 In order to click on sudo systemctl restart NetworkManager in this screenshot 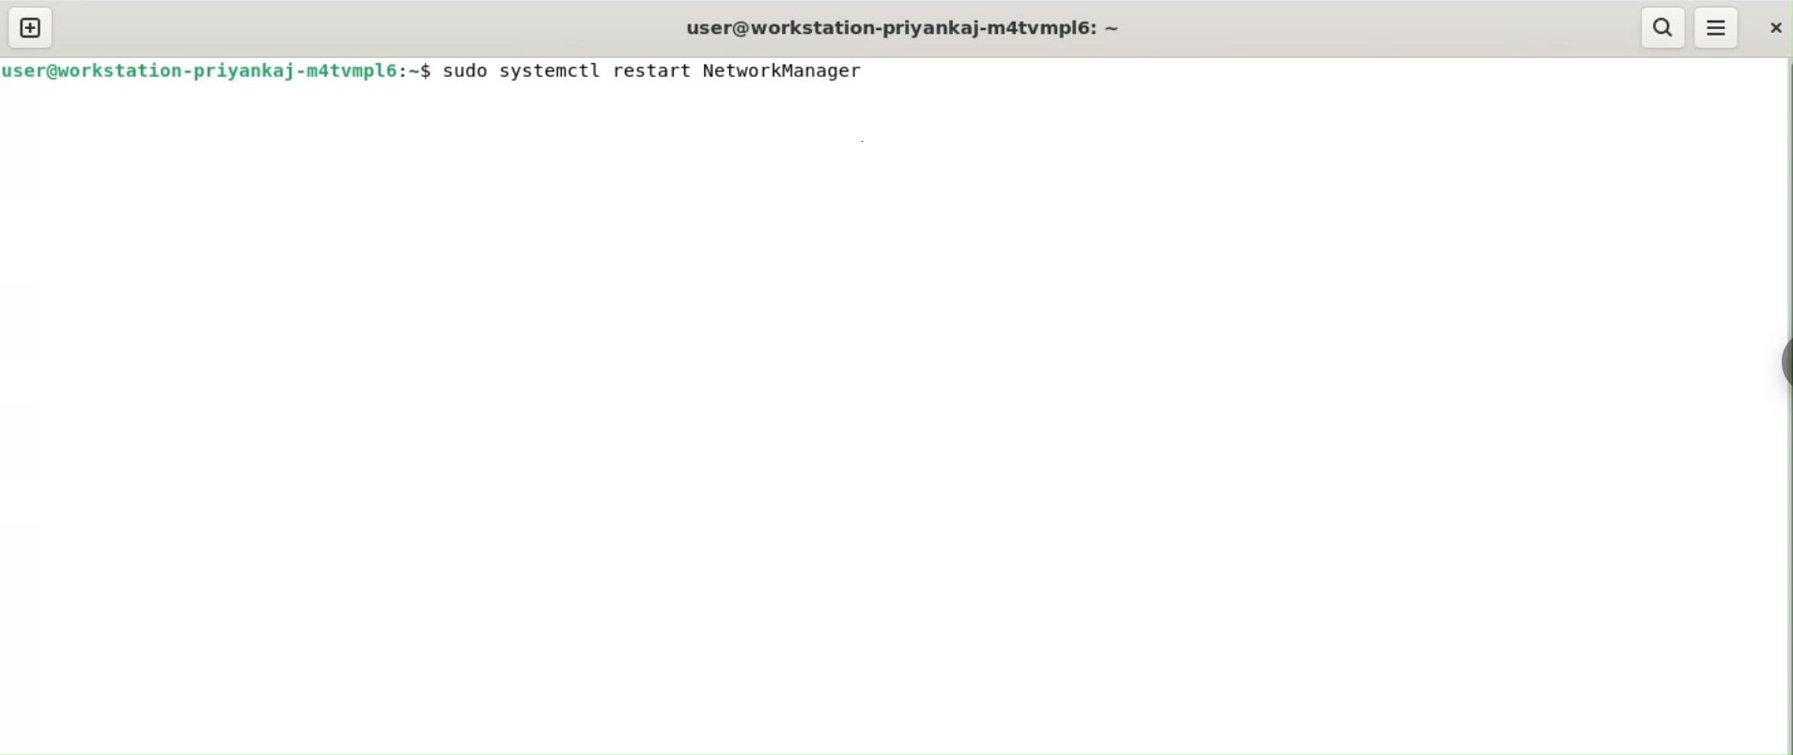, I will do `click(662, 69)`.